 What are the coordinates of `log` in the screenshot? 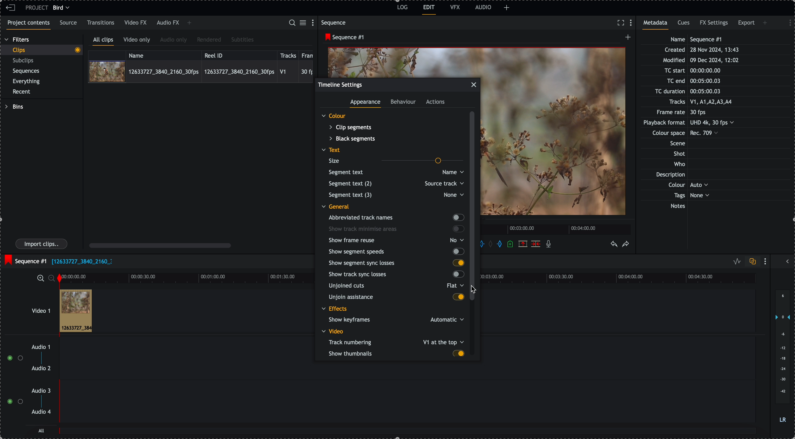 It's located at (402, 8).